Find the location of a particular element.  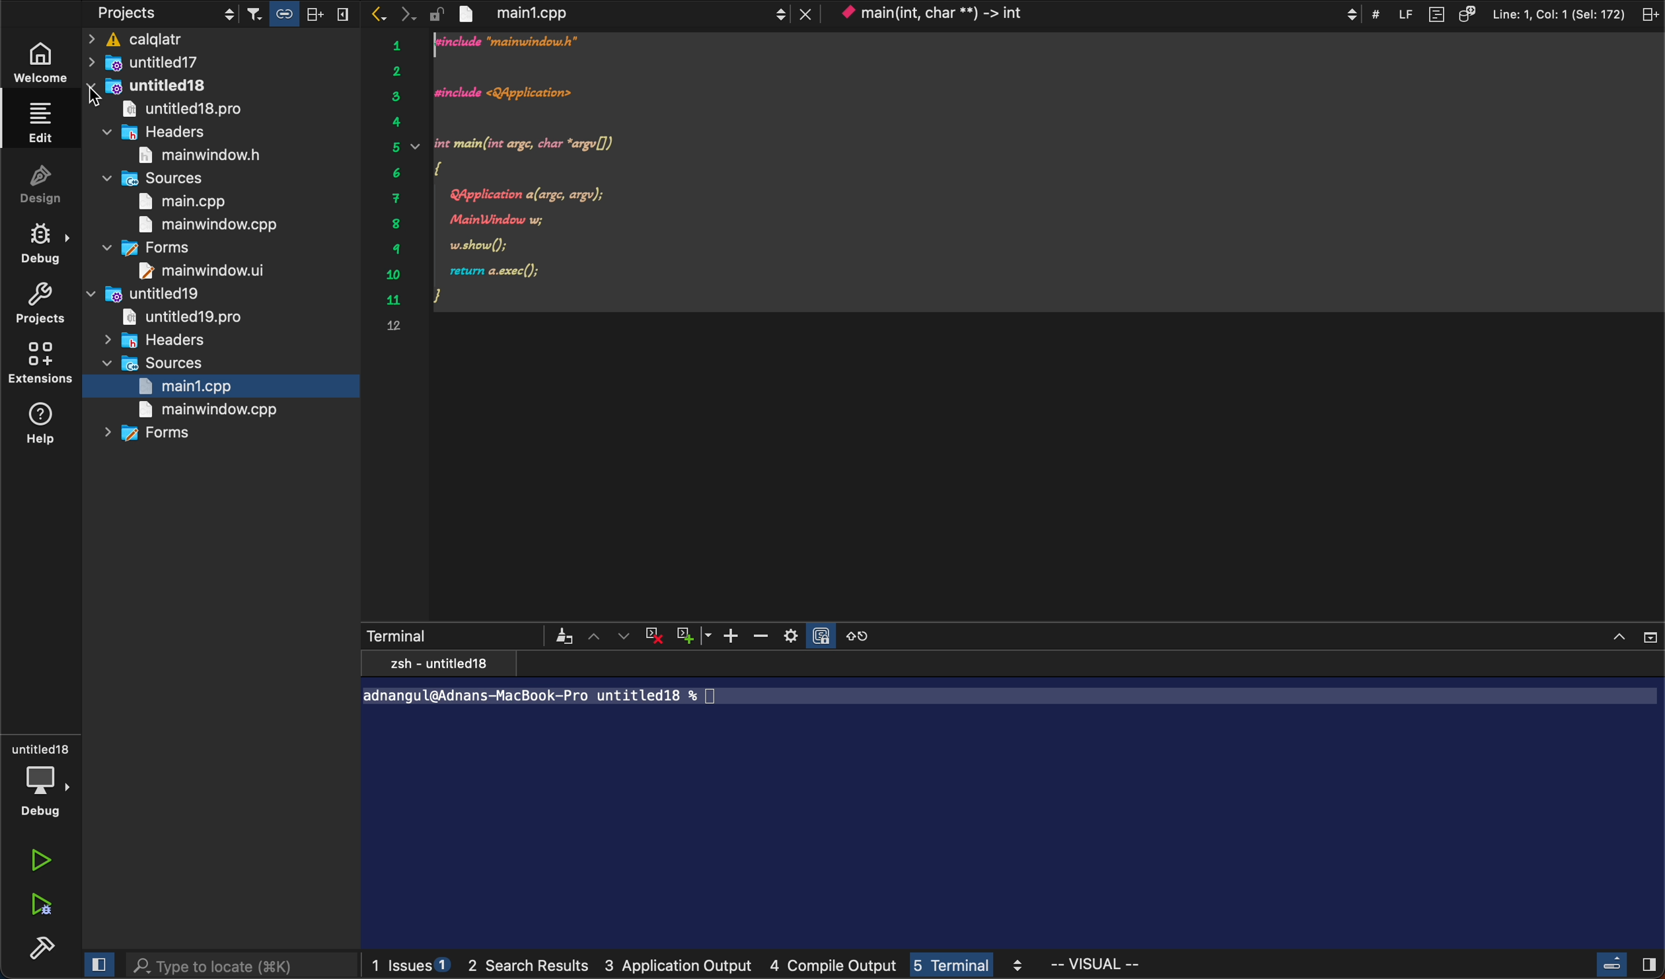

split is located at coordinates (1649, 14).